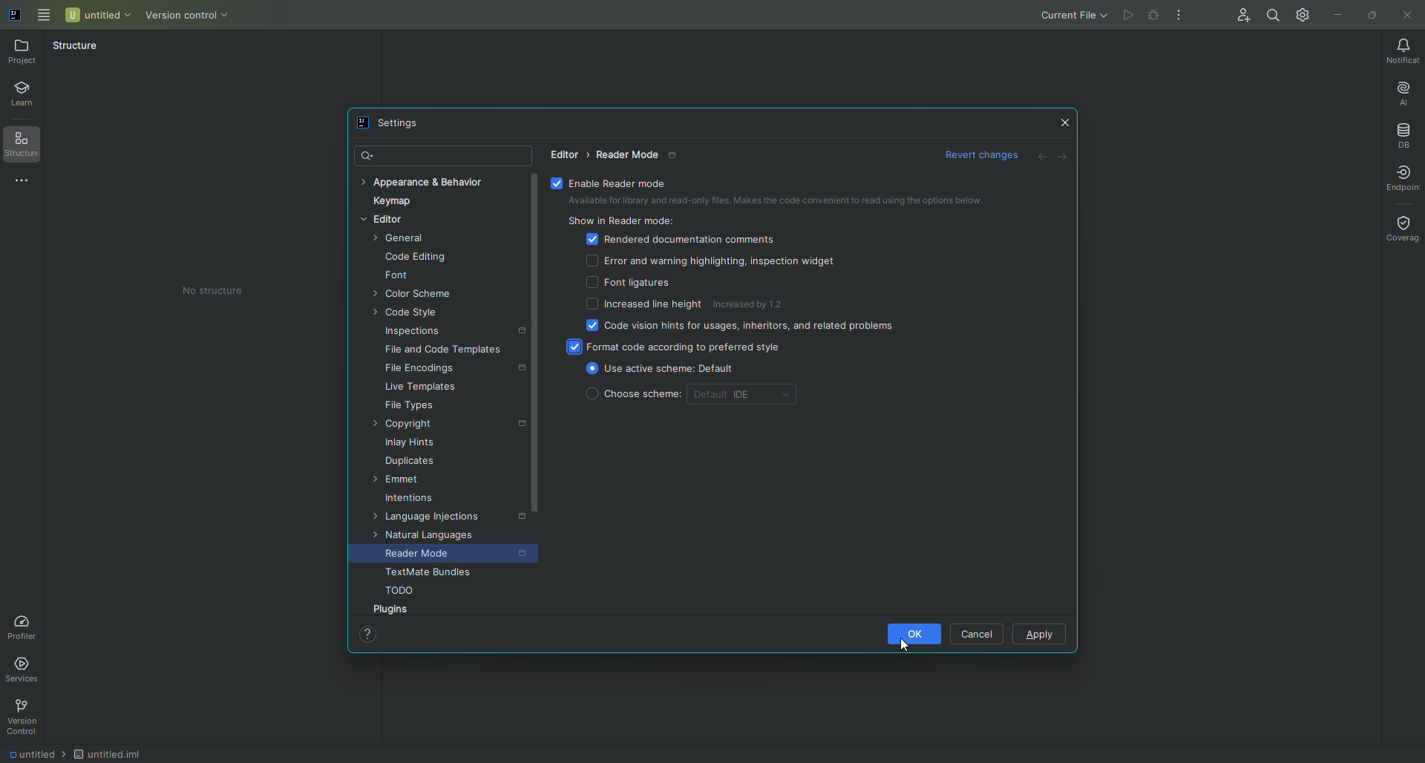  What do you see at coordinates (22, 53) in the screenshot?
I see `Project` at bounding box center [22, 53].